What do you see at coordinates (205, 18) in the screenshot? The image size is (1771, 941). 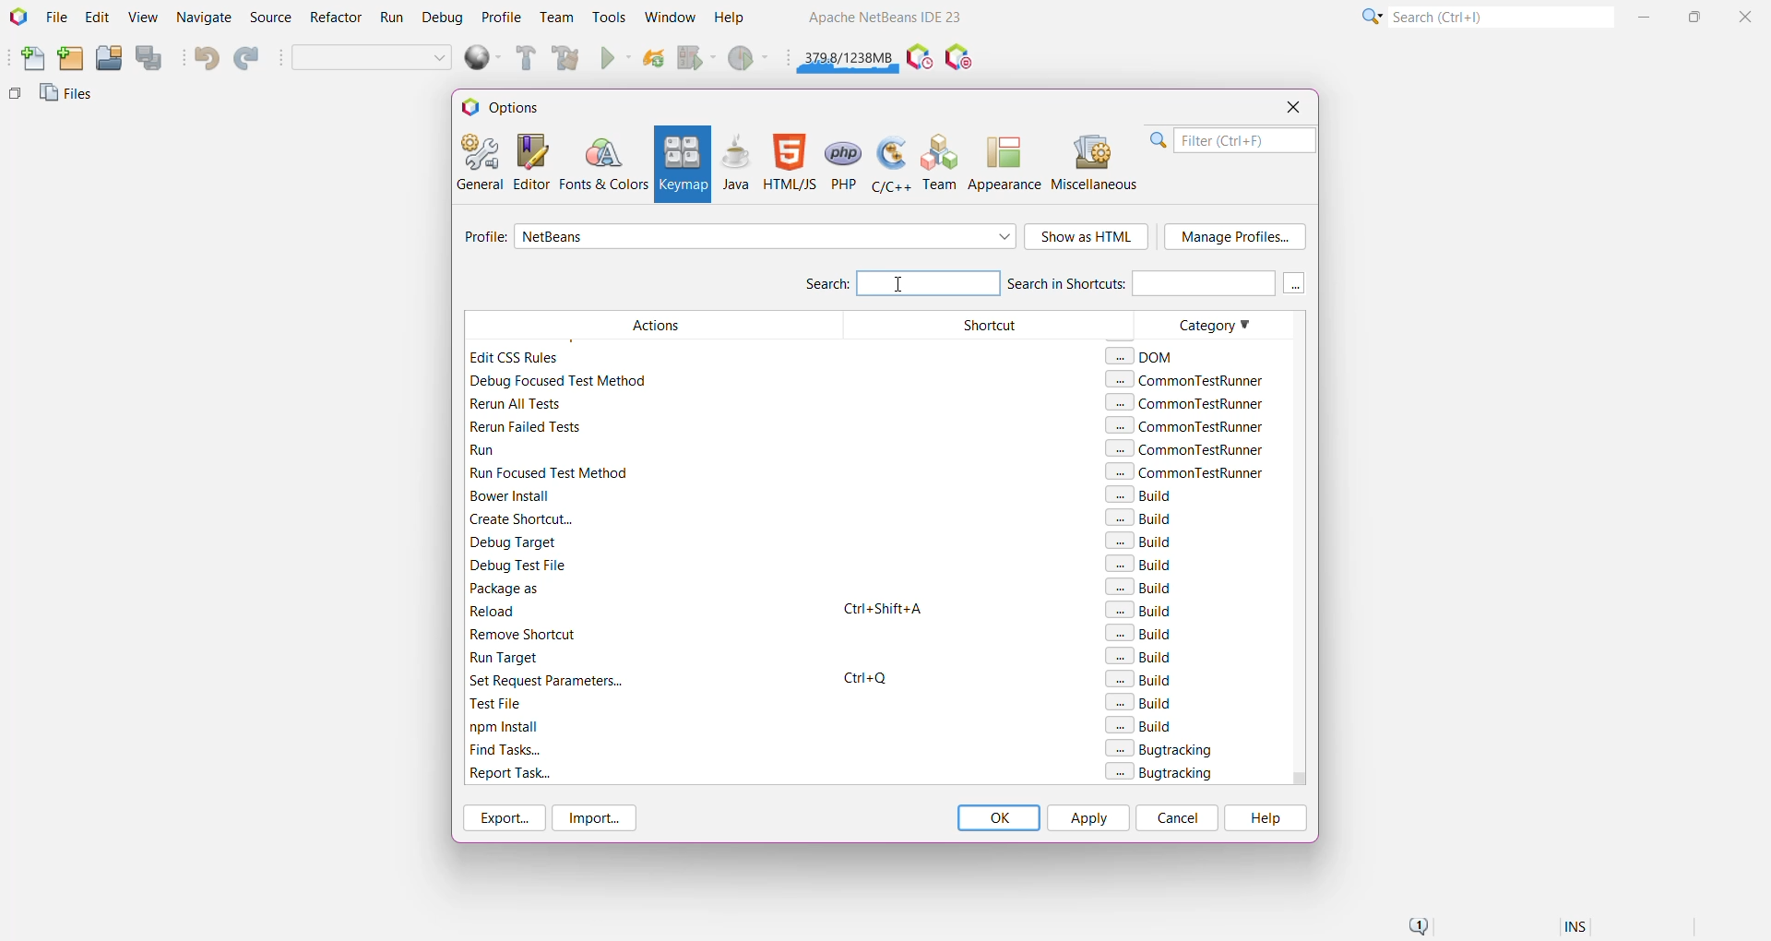 I see `Navigate` at bounding box center [205, 18].